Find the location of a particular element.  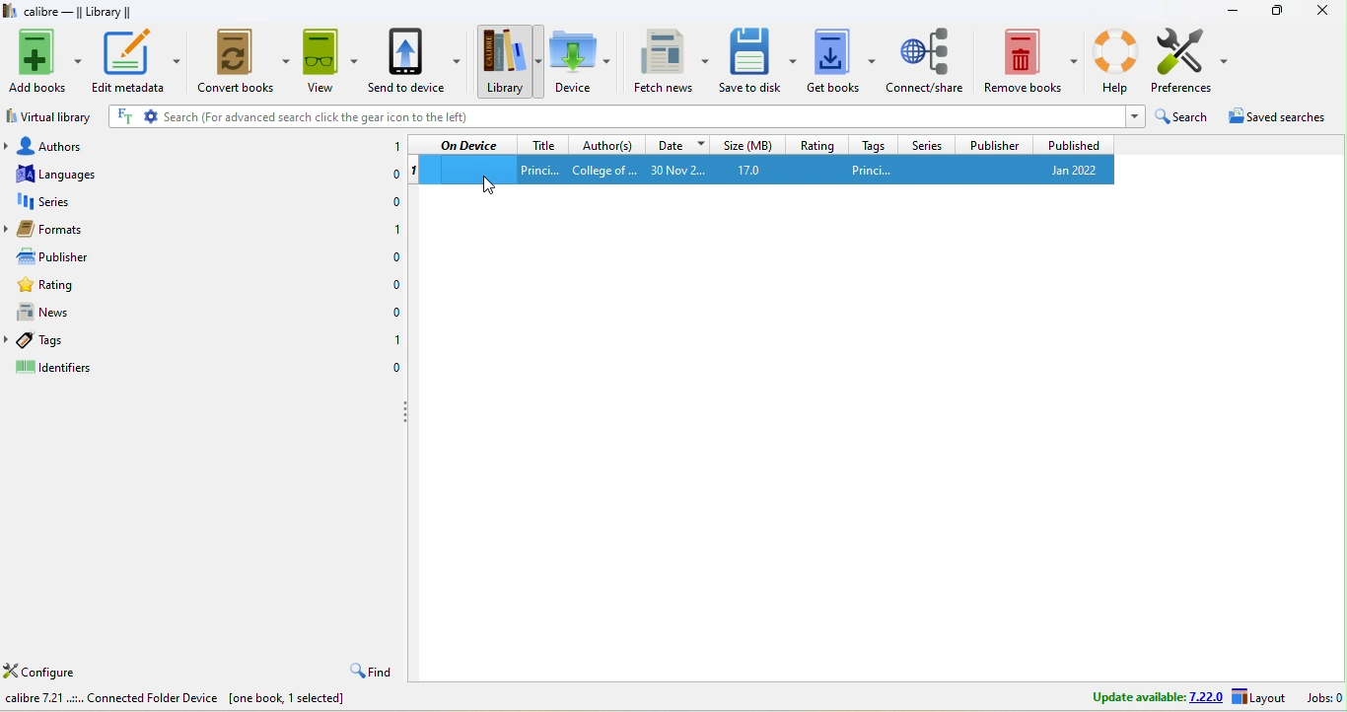

rating is located at coordinates (60, 286).